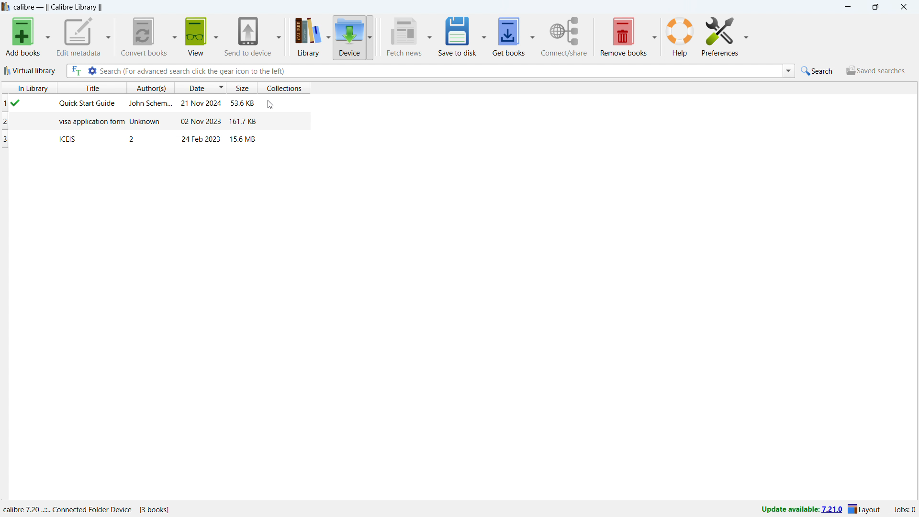 This screenshot has height=517, width=919. I want to click on sort by title, so click(96, 88).